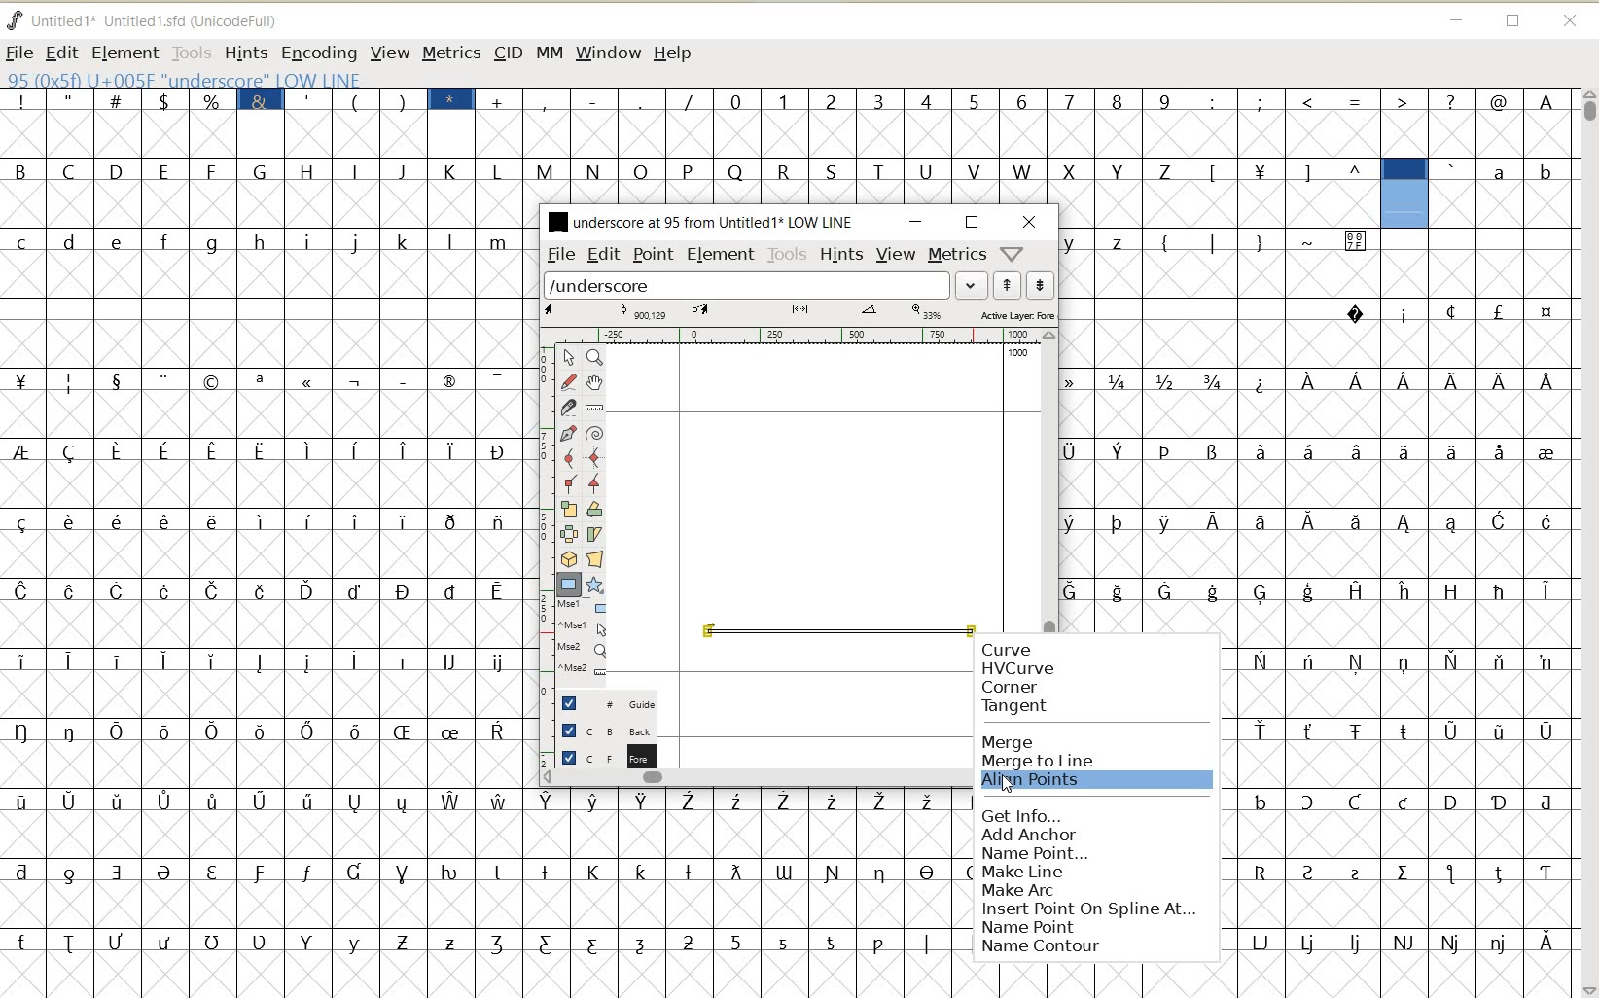 This screenshot has height=998, width=1599. What do you see at coordinates (794, 336) in the screenshot?
I see `RULER` at bounding box center [794, 336].